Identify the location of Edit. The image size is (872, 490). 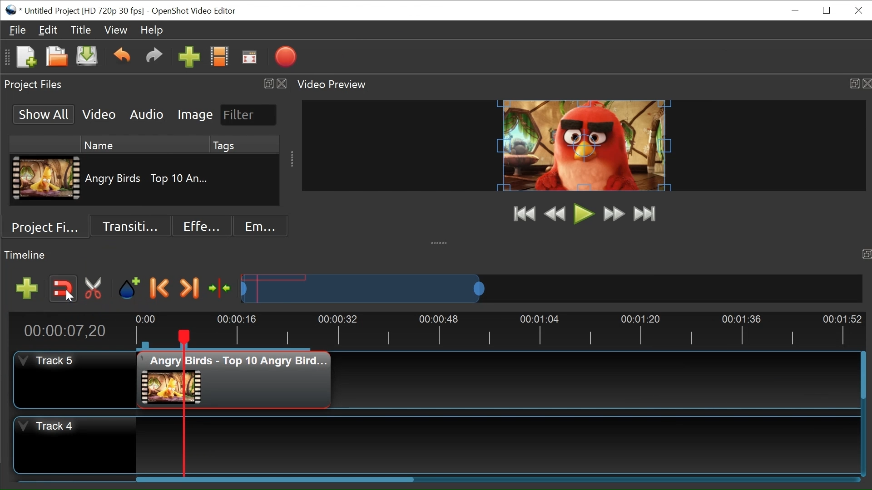
(48, 30).